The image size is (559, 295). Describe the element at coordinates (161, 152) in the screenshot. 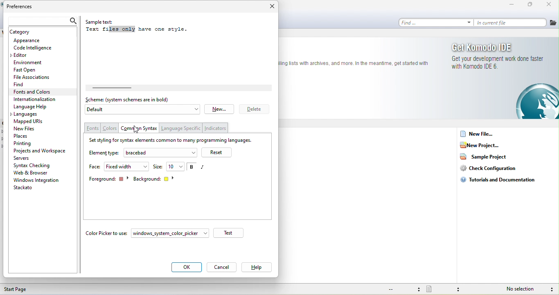

I see `bracebad` at that location.